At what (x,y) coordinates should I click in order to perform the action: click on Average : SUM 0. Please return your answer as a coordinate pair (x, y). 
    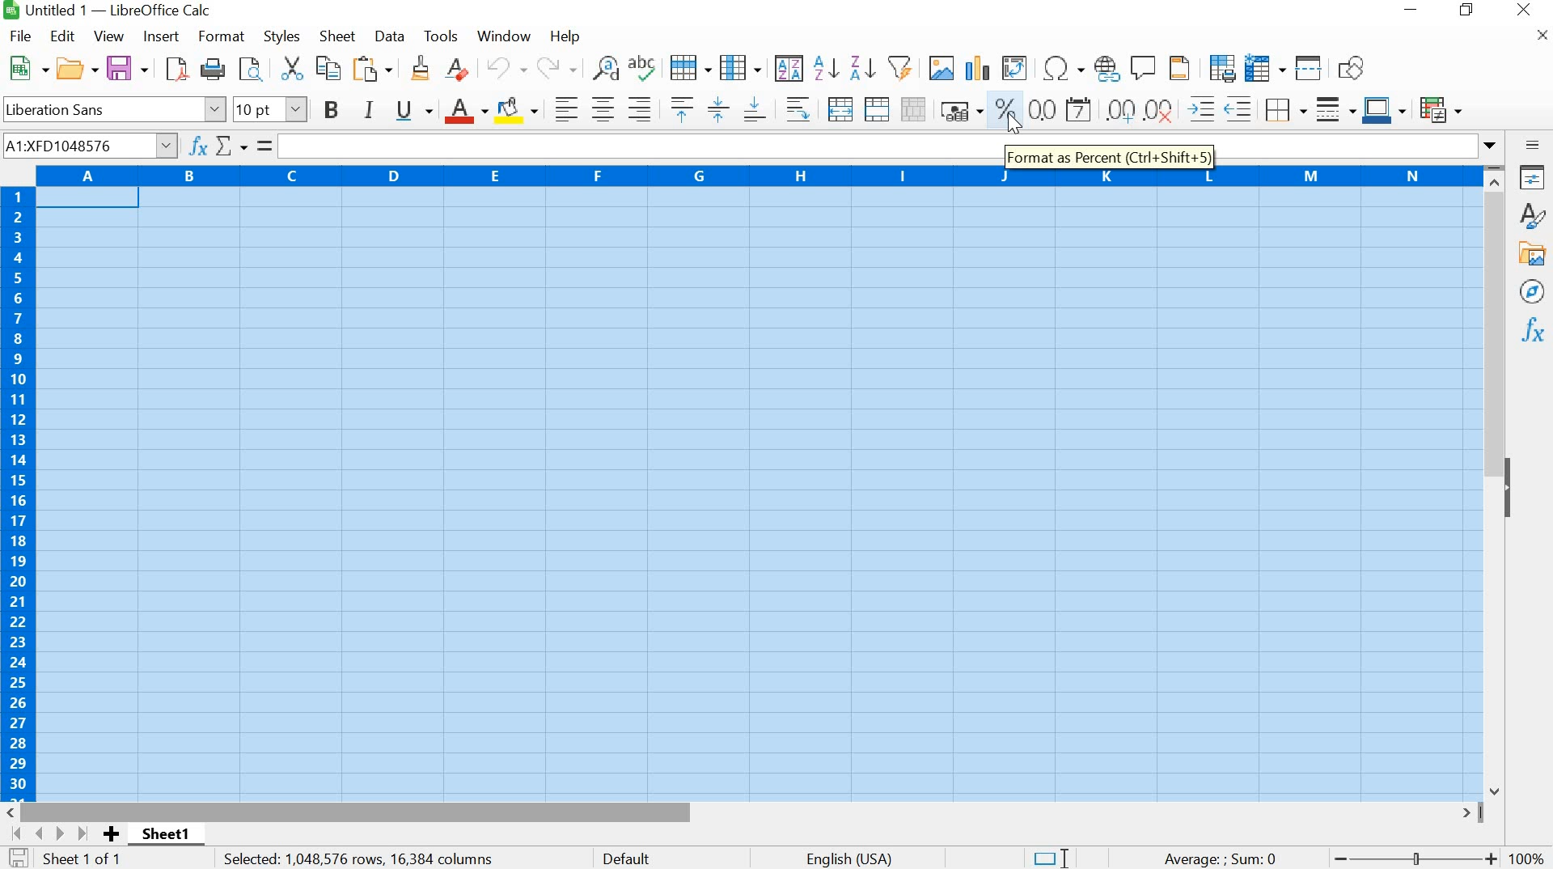
    Looking at the image, I should click on (1207, 858).